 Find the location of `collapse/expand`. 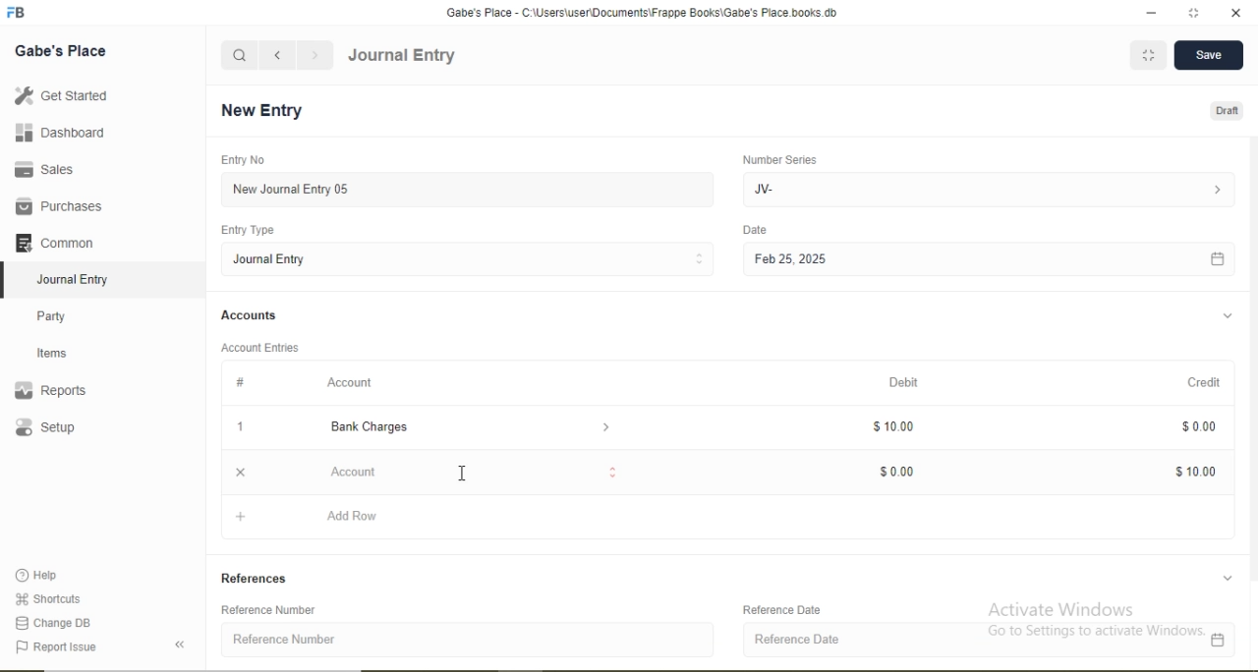

collapse/expand is located at coordinates (1228, 316).